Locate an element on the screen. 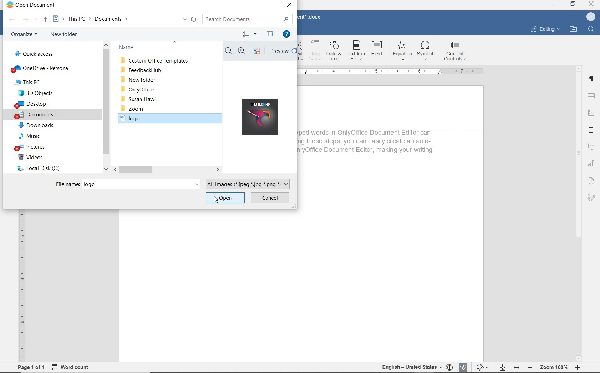 The width and height of the screenshot is (600, 373). DOCUMENTS is located at coordinates (35, 115).